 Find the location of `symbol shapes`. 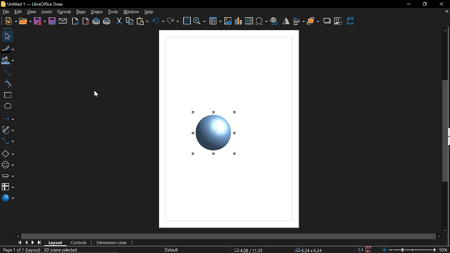

symbol shapes is located at coordinates (7, 165).